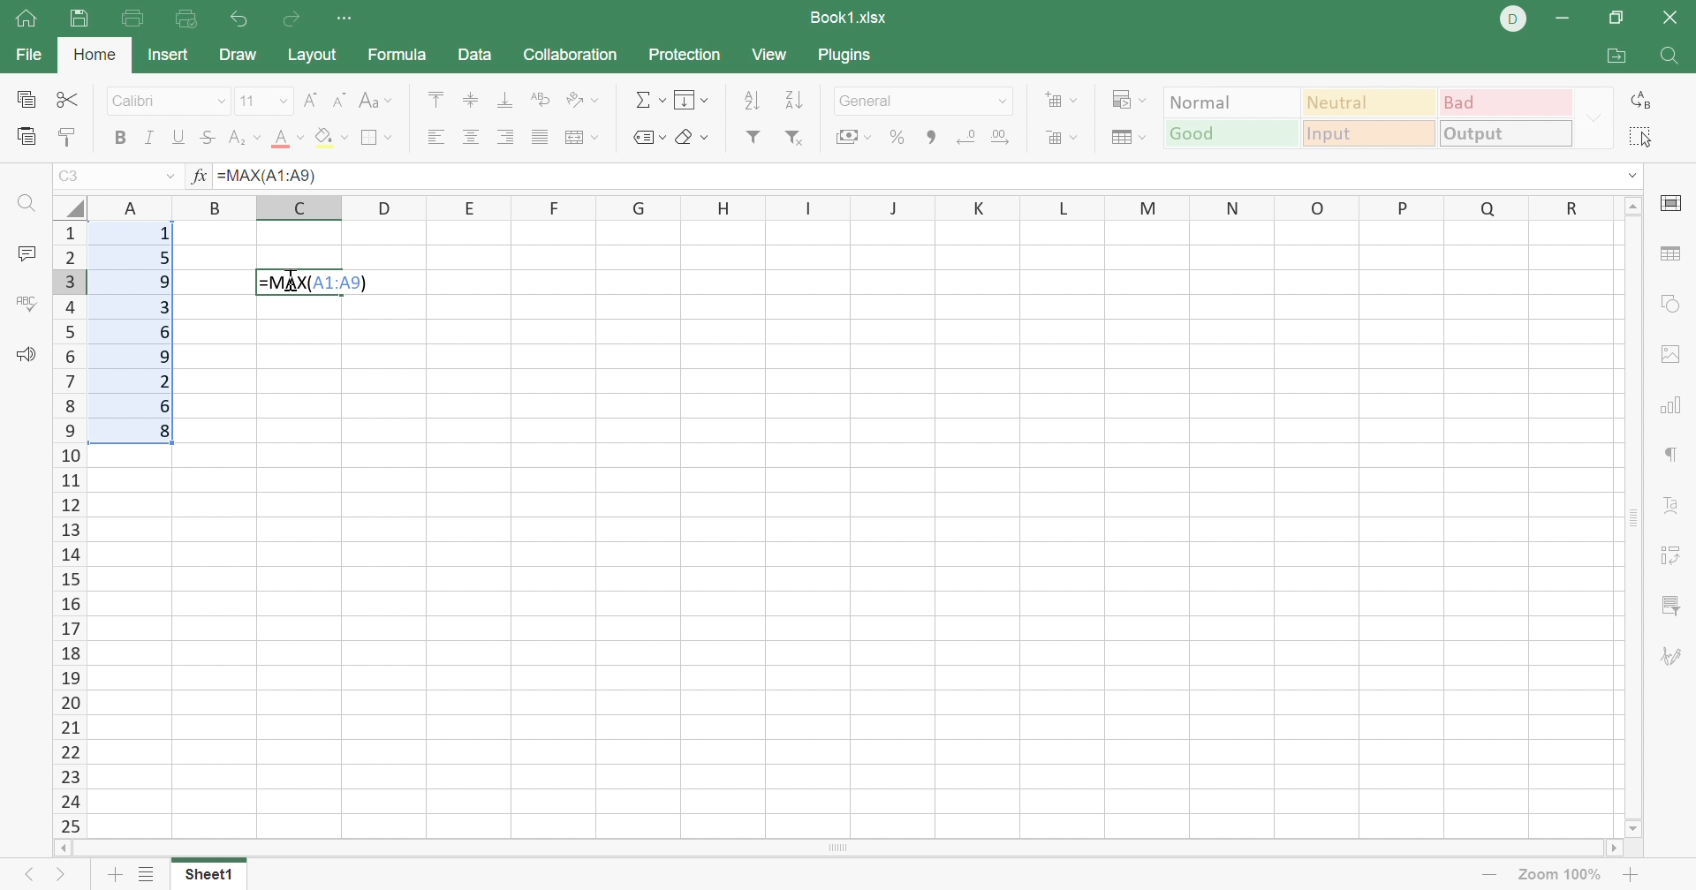 The width and height of the screenshot is (1696, 890). What do you see at coordinates (1626, 517) in the screenshot?
I see `Scroll Bar` at bounding box center [1626, 517].